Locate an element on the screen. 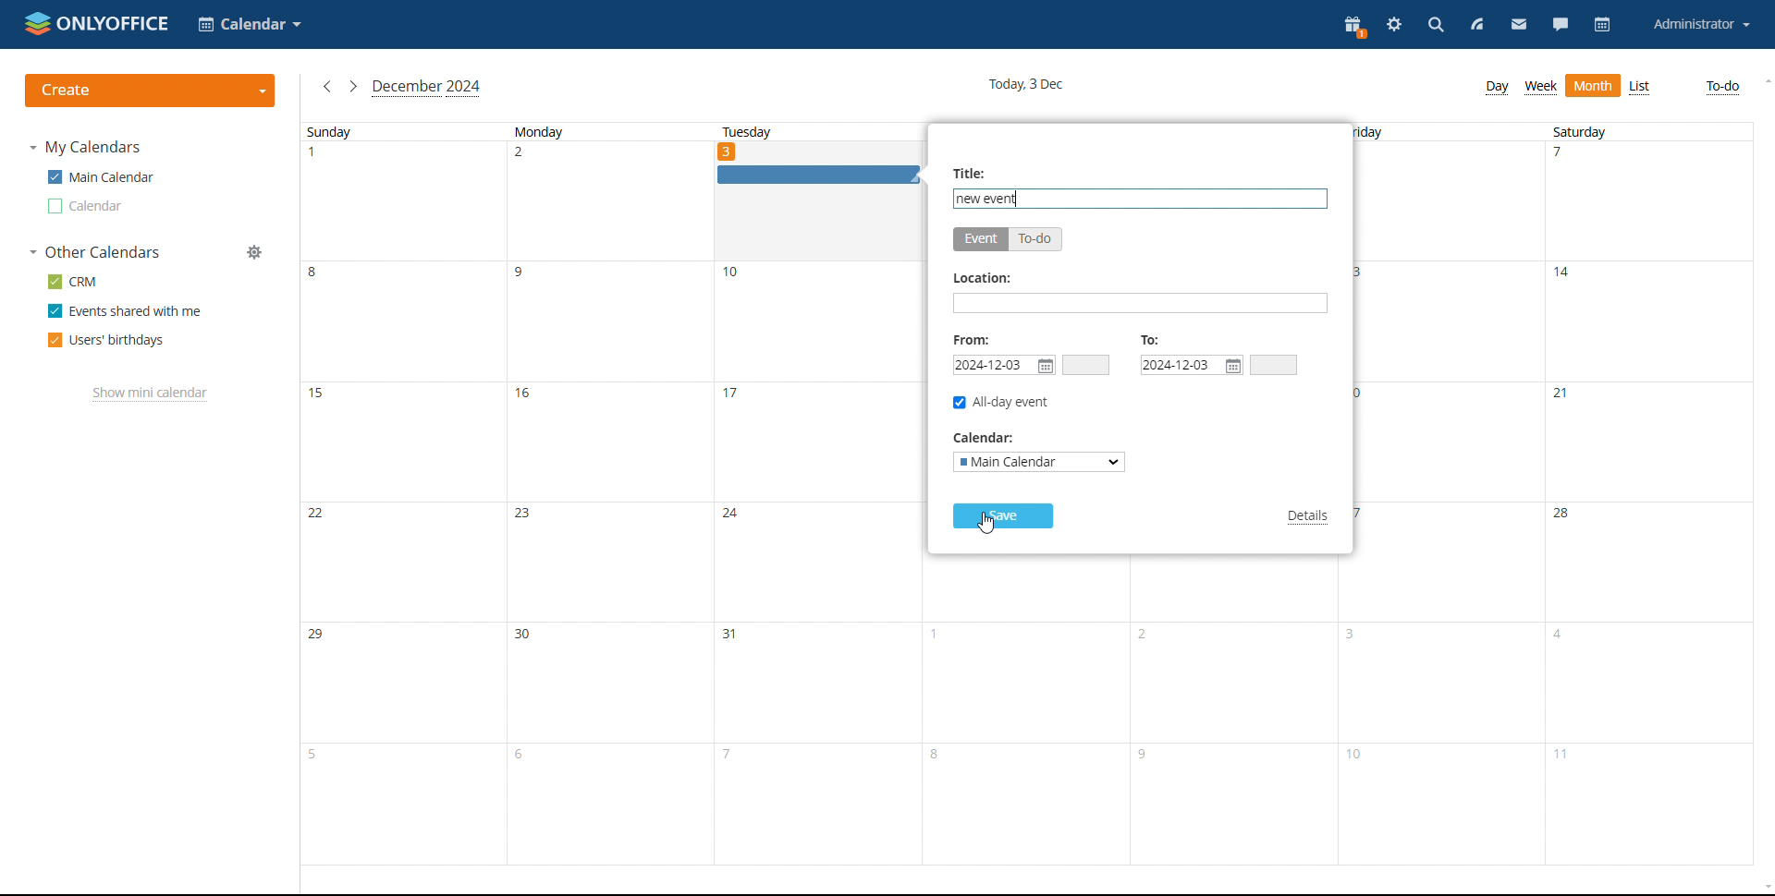 This screenshot has height=896, width=1775. settings is located at coordinates (1396, 26).